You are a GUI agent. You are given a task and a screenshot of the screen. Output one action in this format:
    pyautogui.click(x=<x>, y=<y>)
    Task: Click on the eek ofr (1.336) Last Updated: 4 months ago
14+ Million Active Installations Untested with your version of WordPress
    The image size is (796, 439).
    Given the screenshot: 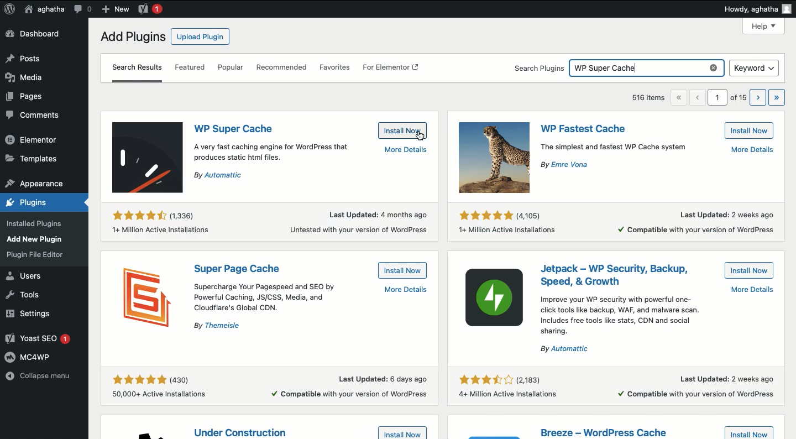 What is the action you would take?
    pyautogui.click(x=270, y=221)
    